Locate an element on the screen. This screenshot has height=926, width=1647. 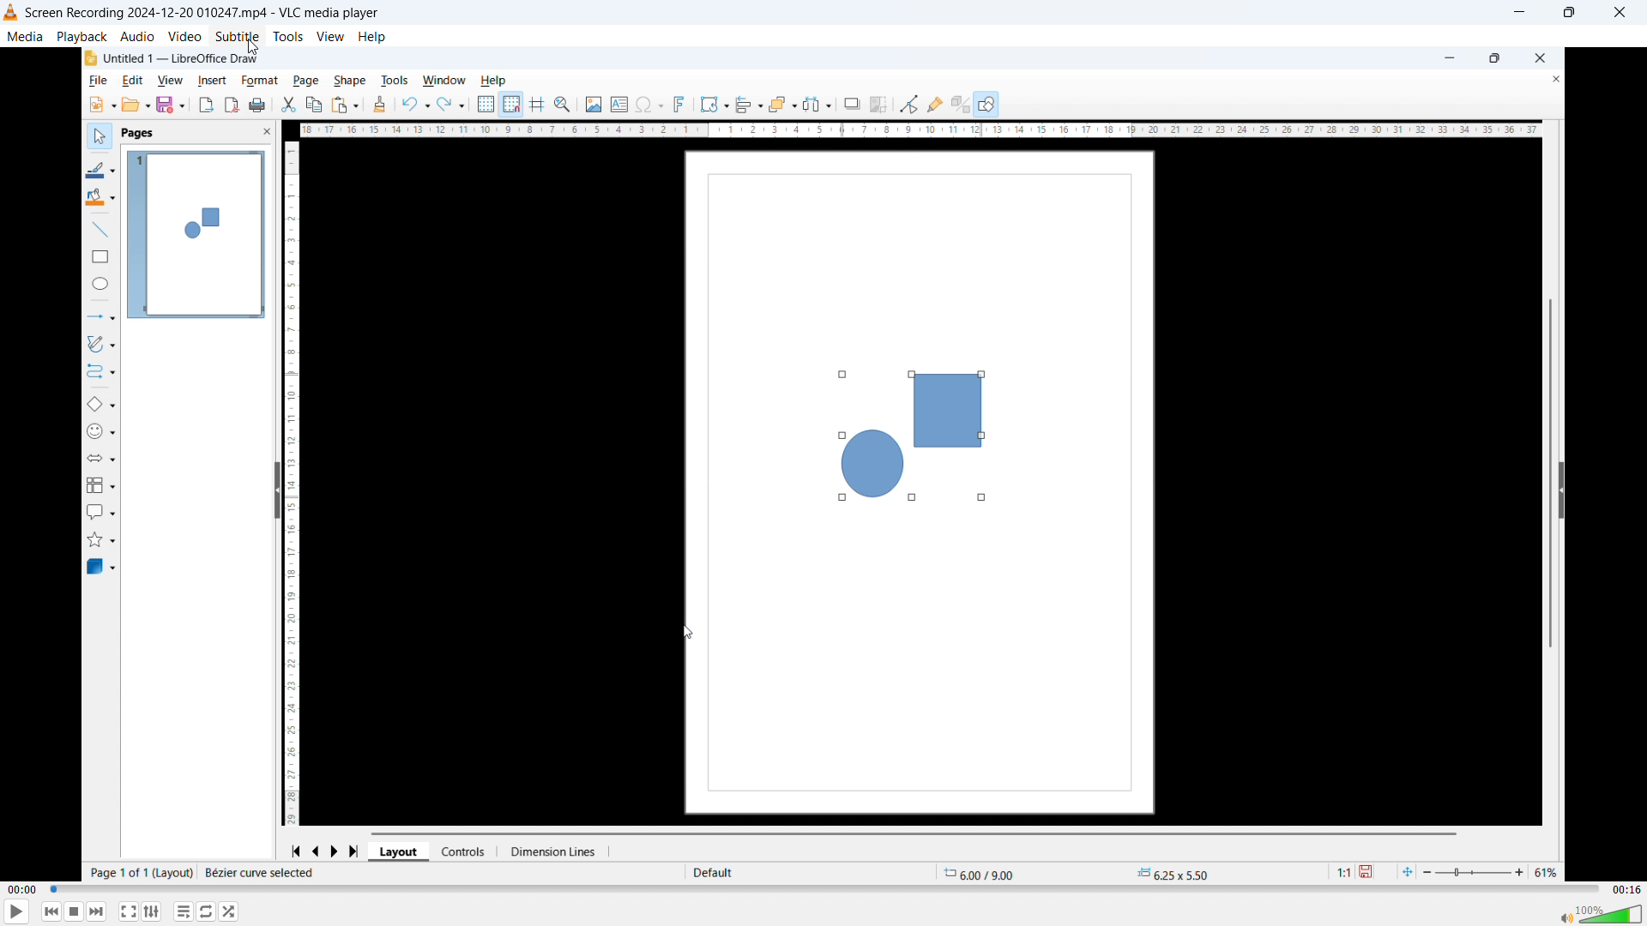
basic shapes is located at coordinates (102, 406).